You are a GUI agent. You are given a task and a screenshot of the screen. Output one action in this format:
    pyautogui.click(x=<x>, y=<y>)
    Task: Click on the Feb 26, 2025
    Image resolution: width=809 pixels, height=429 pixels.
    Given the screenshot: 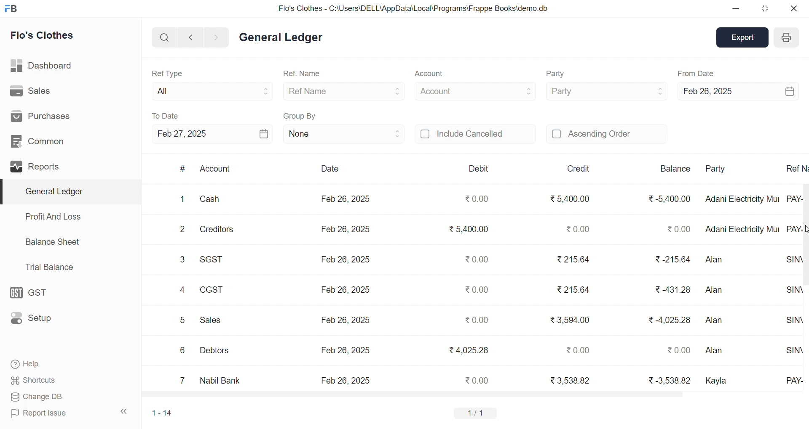 What is the action you would take?
    pyautogui.click(x=346, y=380)
    